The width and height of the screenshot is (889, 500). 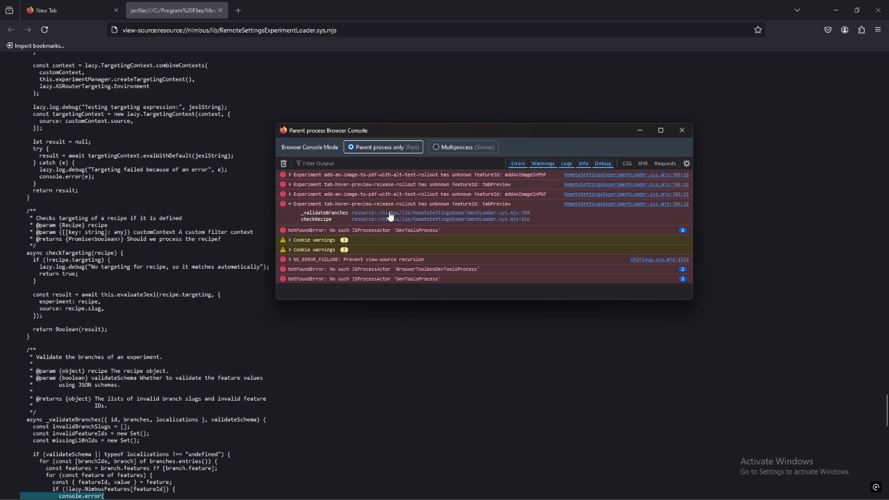 What do you see at coordinates (142, 279) in the screenshot?
I see `source code` at bounding box center [142, 279].